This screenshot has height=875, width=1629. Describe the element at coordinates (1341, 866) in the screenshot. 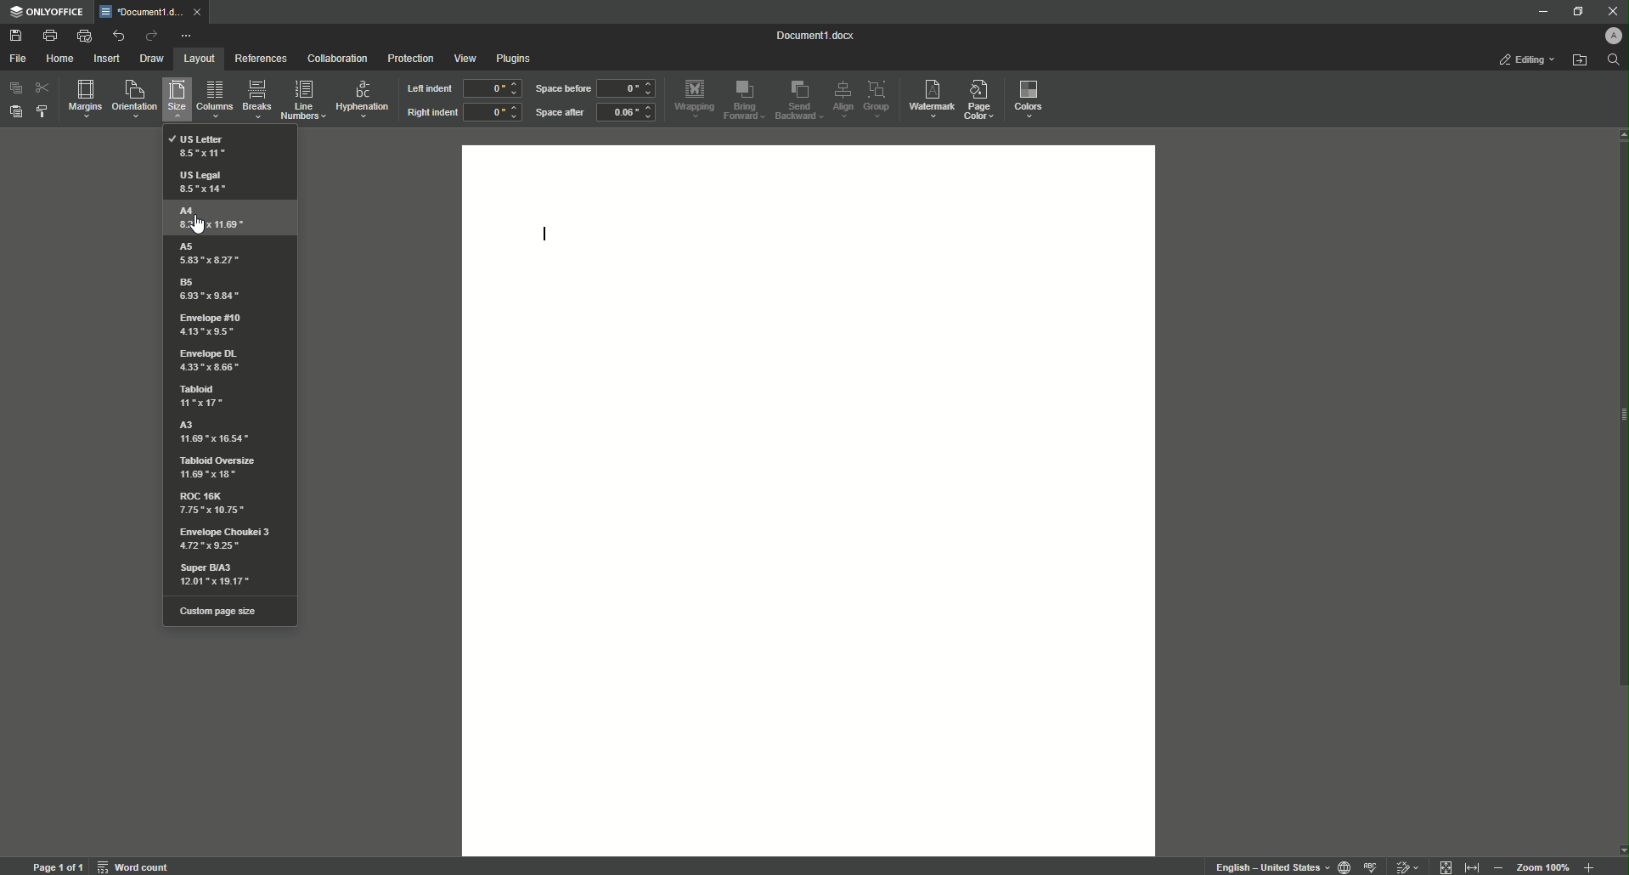

I see `Document Language` at that location.